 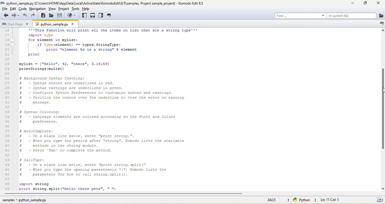 What do you see at coordinates (20, 3) in the screenshot?
I see `opened file name` at bounding box center [20, 3].